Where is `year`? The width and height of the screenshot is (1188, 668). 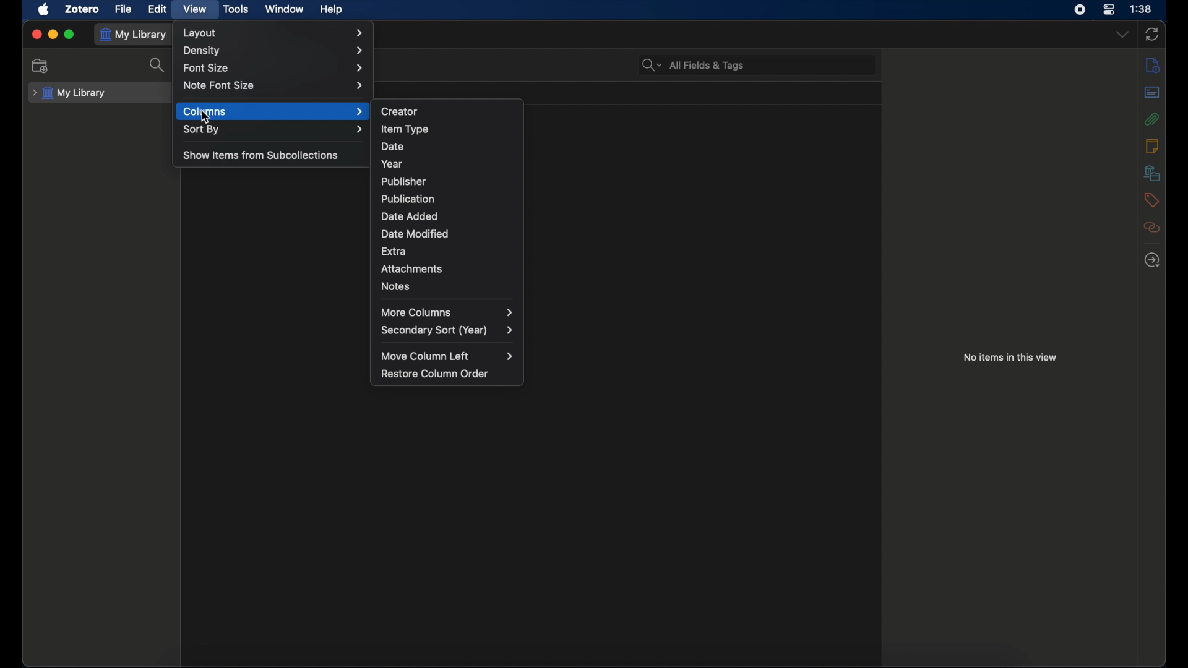
year is located at coordinates (394, 163).